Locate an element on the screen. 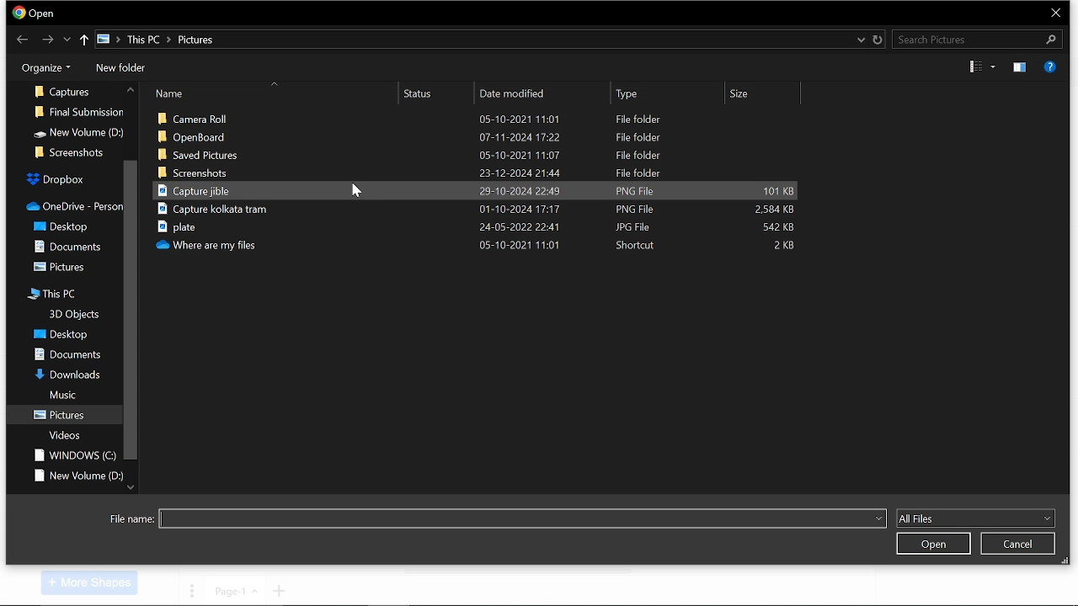 The width and height of the screenshot is (1078, 606). folders is located at coordinates (53, 177).